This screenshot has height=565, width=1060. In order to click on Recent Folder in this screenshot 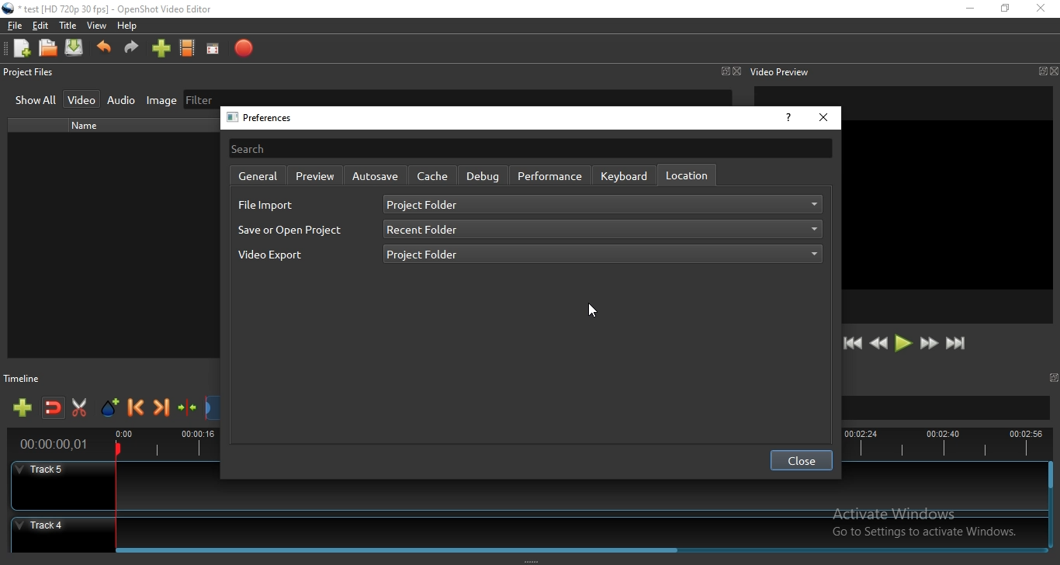, I will do `click(601, 231)`.